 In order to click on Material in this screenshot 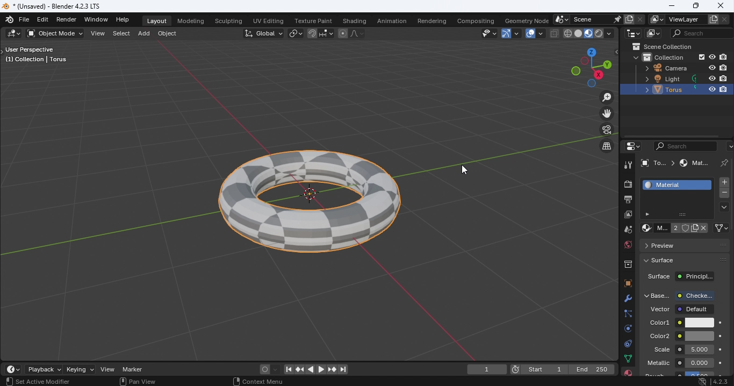, I will do `click(678, 184)`.